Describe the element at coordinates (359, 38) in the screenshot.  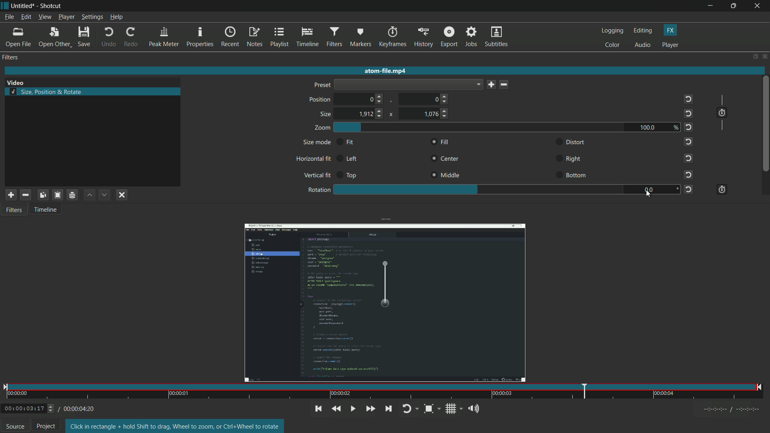
I see `markers` at that location.